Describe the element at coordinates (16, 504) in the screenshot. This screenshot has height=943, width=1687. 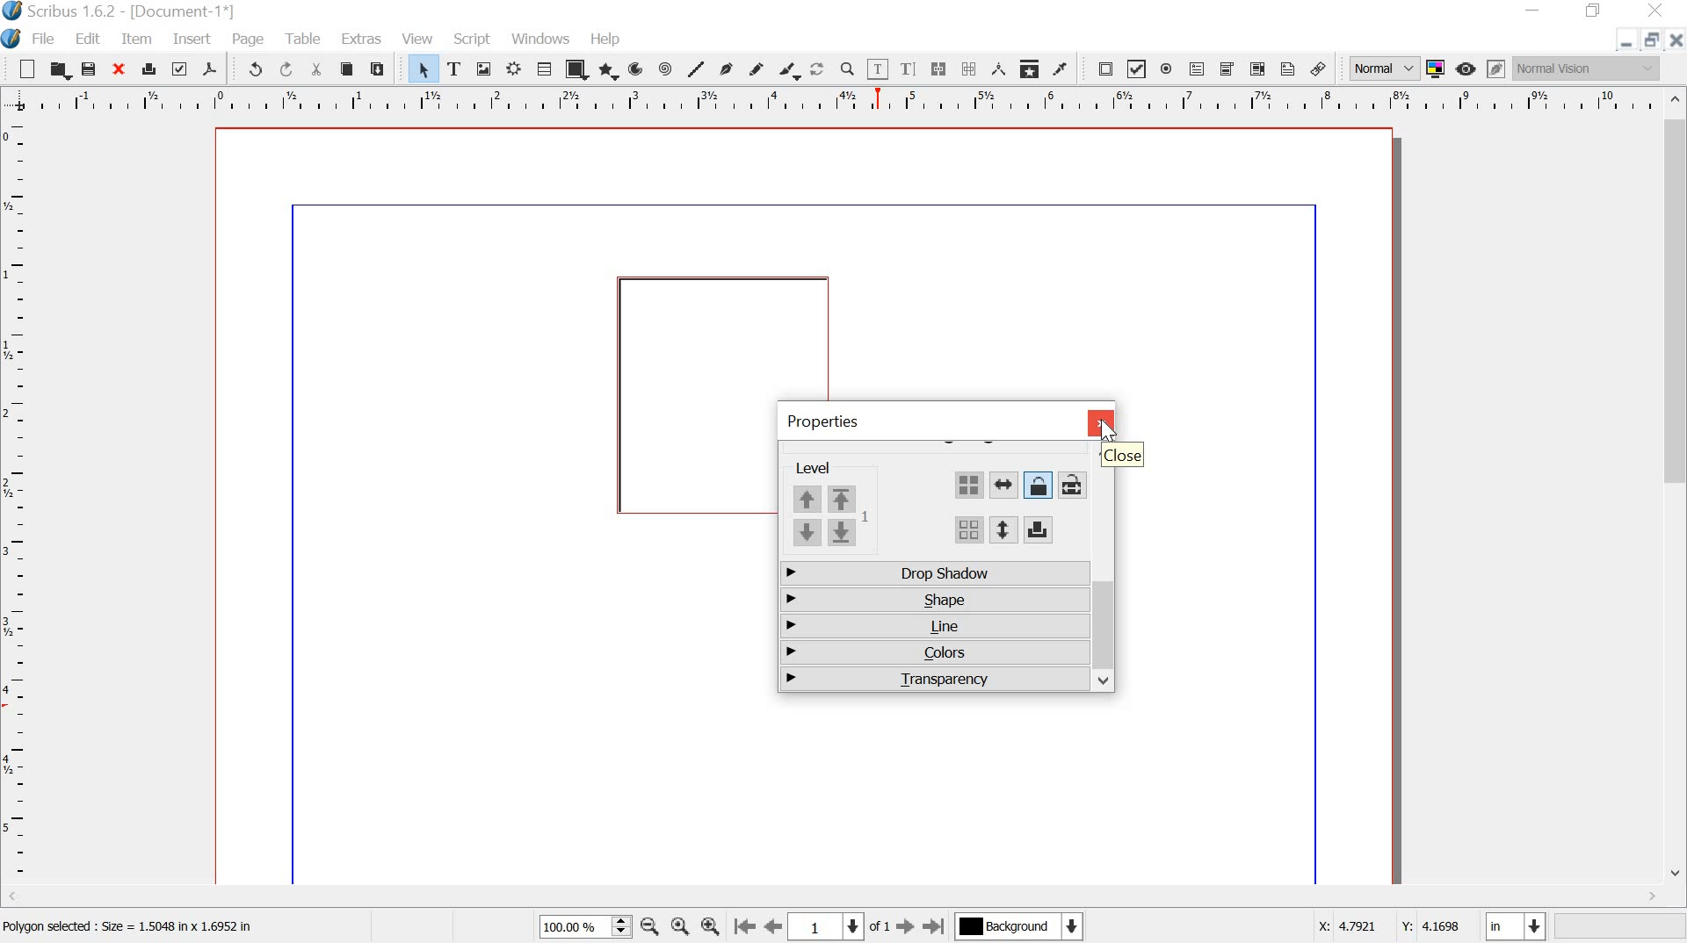
I see `ruler` at that location.